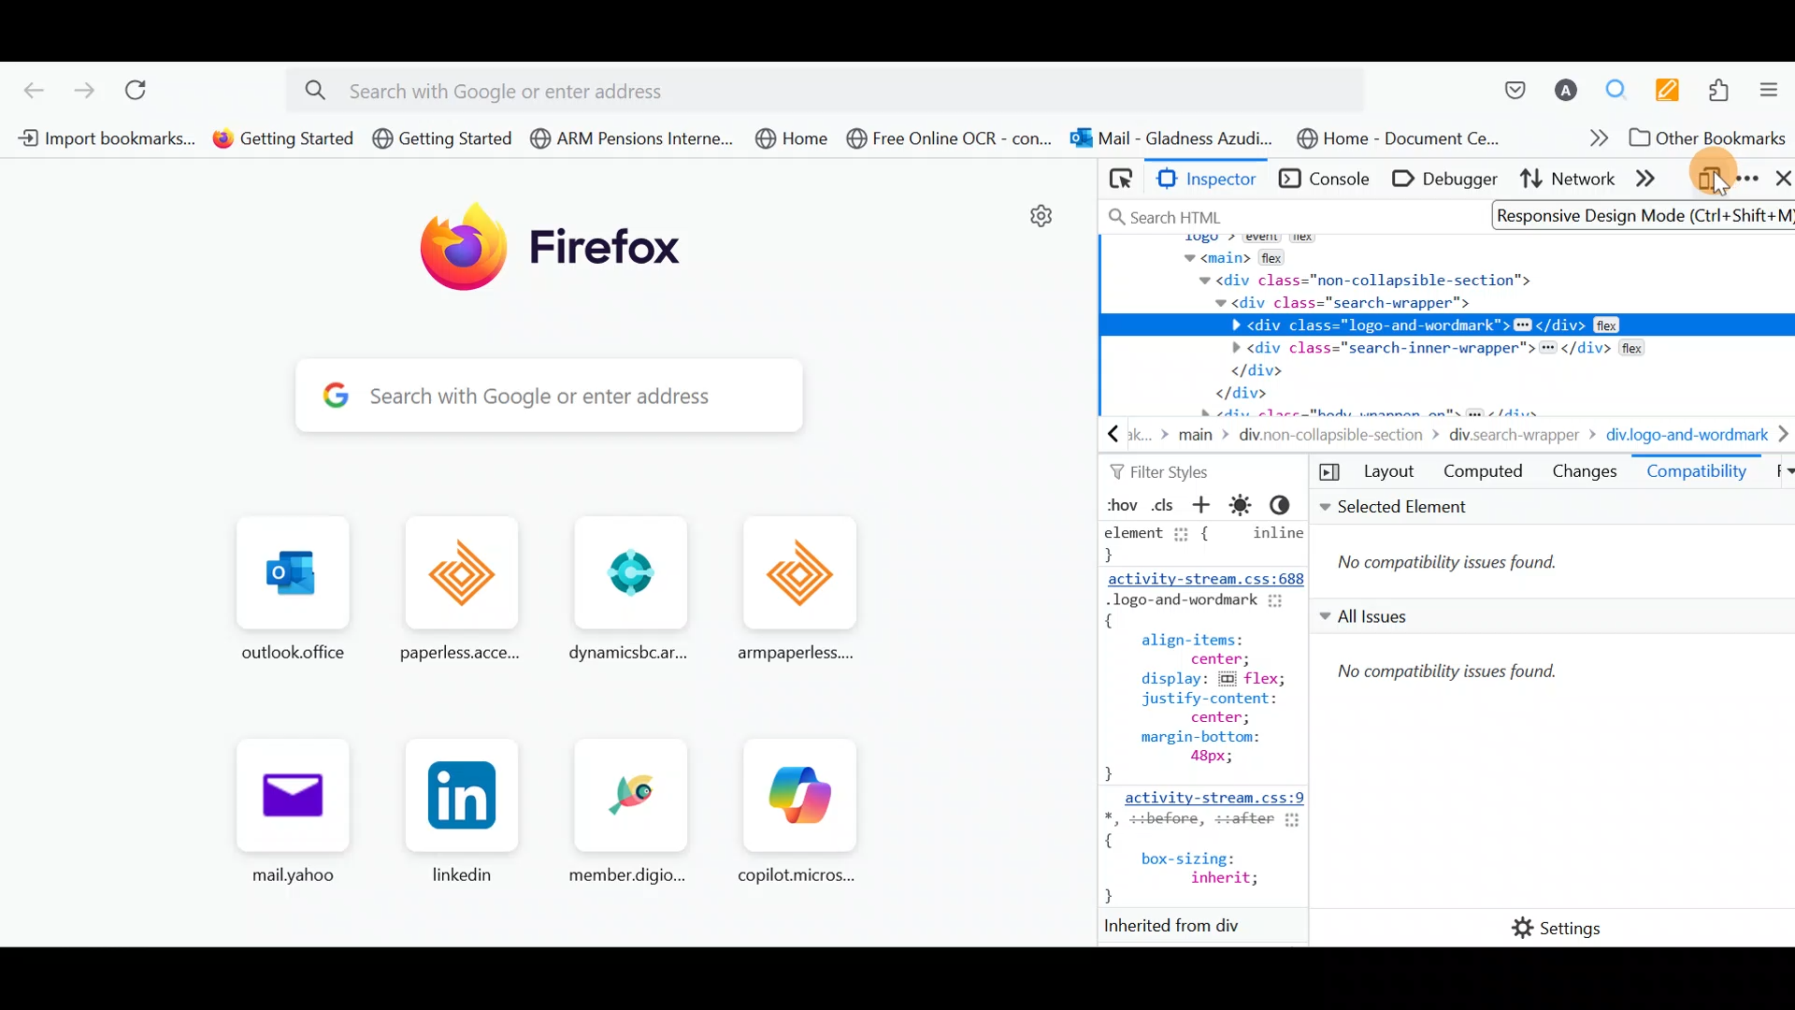 The width and height of the screenshot is (1795, 1010). What do you see at coordinates (554, 716) in the screenshot?
I see `Frequently browsed pages` at bounding box center [554, 716].